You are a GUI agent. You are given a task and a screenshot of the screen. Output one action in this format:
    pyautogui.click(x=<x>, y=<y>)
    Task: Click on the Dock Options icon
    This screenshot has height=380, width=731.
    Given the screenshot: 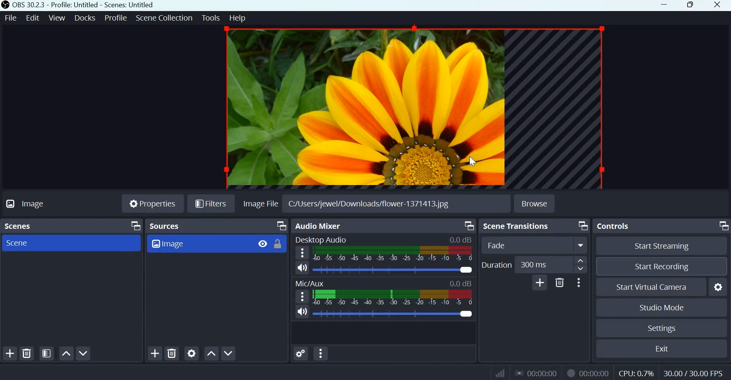 What is the action you would take?
    pyautogui.click(x=281, y=225)
    